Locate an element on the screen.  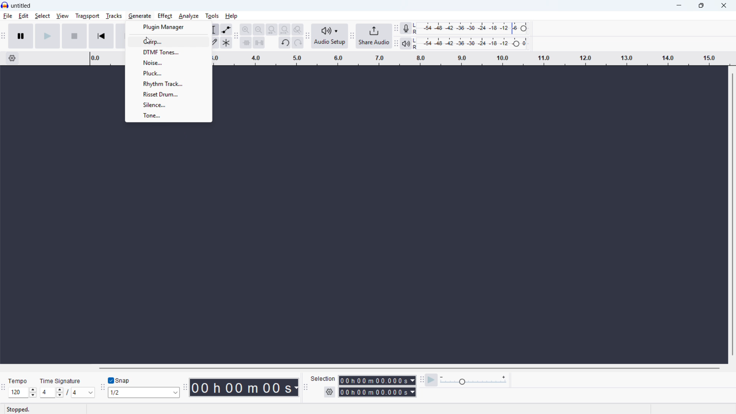
Fit project to width  is located at coordinates (285, 29).